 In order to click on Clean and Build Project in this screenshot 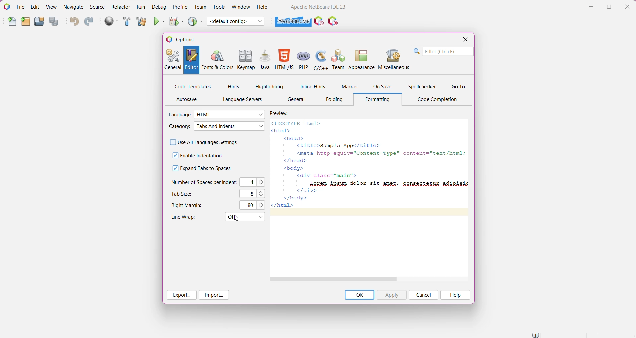, I will do `click(141, 22)`.